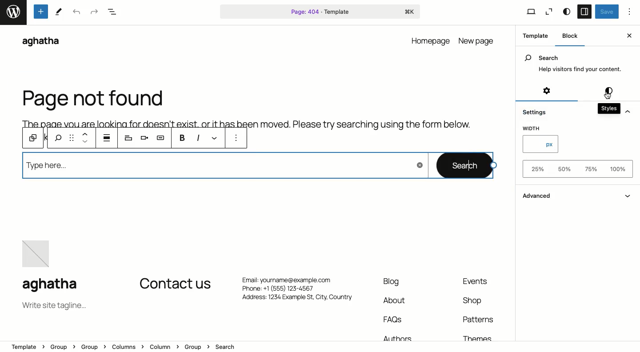 The width and height of the screenshot is (640, 352). What do you see at coordinates (48, 139) in the screenshot?
I see `previous tools` at bounding box center [48, 139].